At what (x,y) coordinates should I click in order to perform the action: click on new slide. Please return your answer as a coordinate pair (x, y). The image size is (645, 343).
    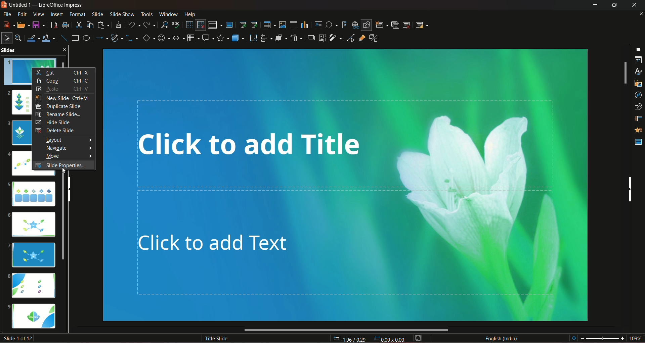
    Looking at the image, I should click on (382, 24).